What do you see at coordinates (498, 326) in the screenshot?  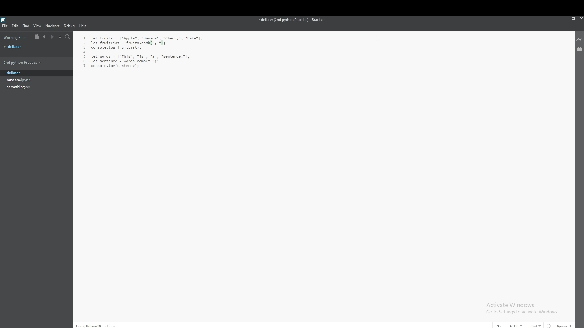 I see `cursor mode` at bounding box center [498, 326].